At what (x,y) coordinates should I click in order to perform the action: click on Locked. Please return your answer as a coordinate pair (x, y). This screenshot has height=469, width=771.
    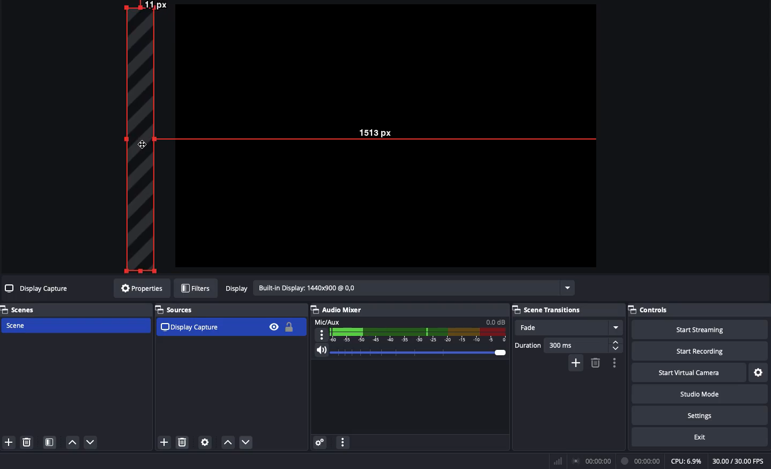
    Looking at the image, I should click on (288, 327).